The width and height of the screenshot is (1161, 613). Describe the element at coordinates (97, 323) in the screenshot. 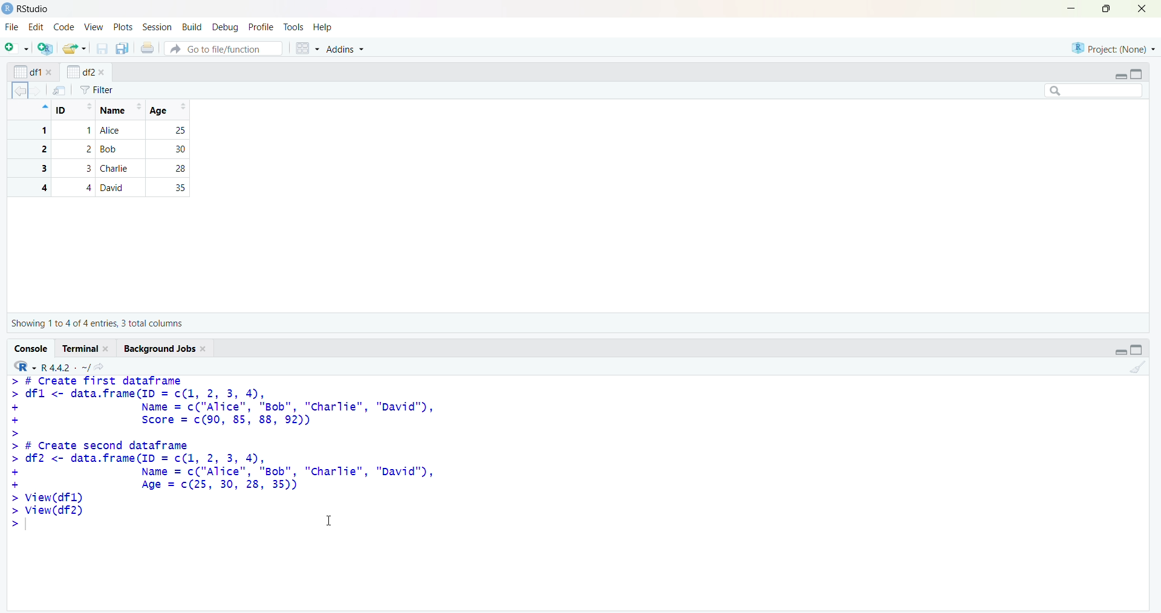

I see `Showing 1 to 4 of 4 entries, 3 total columns` at that location.